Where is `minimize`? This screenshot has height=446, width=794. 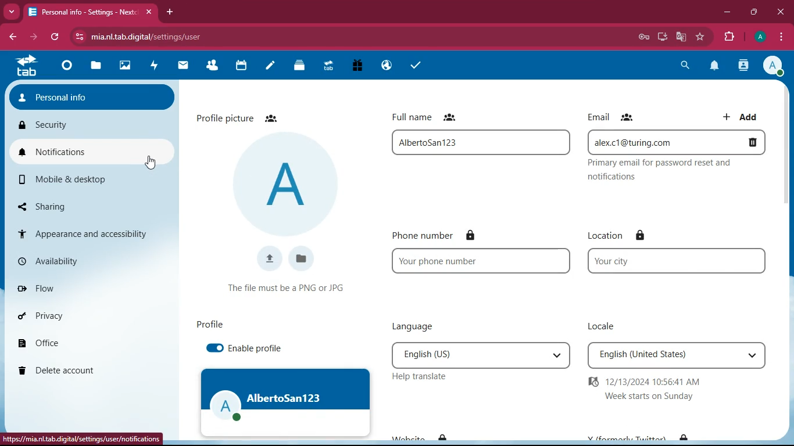 minimize is located at coordinates (727, 13).